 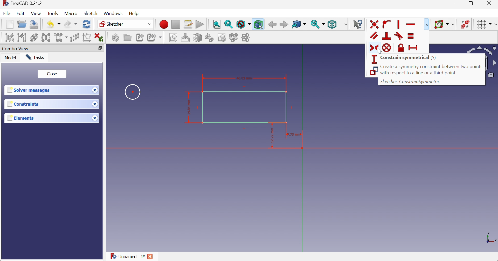 I want to click on Drop down, so click(x=95, y=119).